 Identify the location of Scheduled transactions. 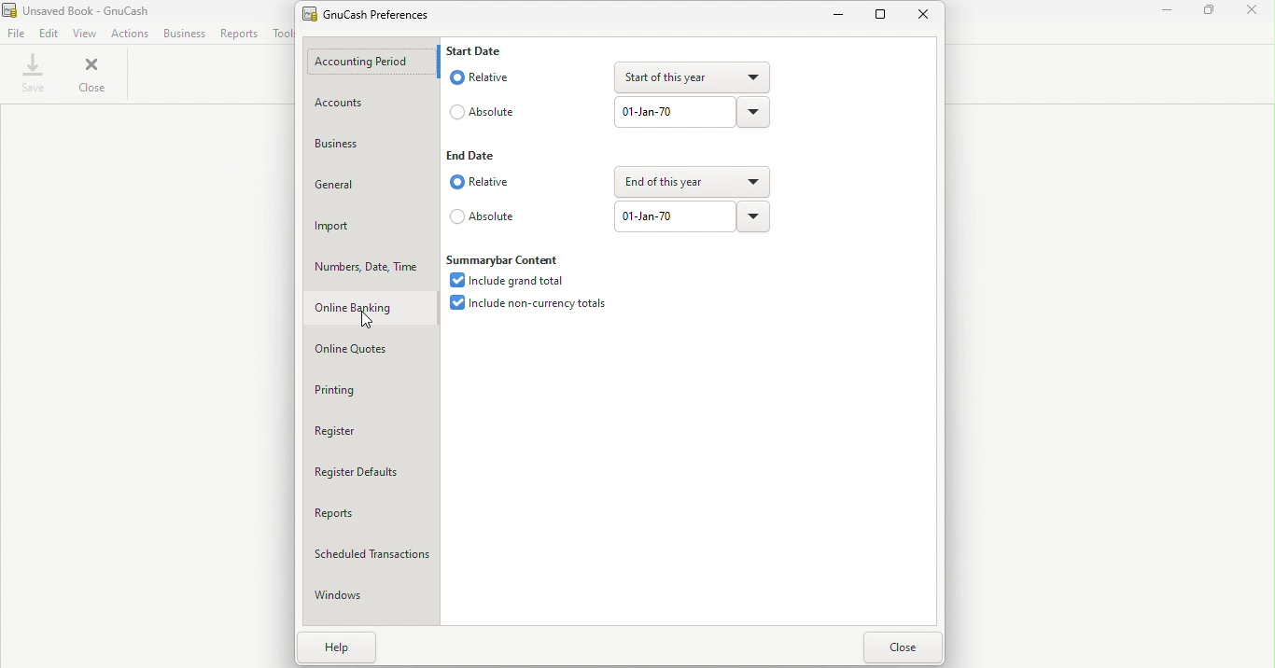
(373, 554).